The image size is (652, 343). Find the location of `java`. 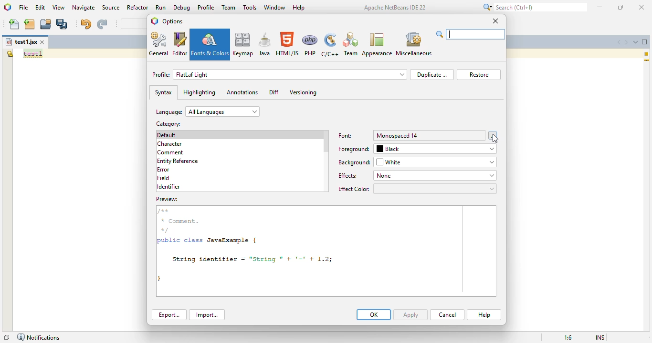

java is located at coordinates (264, 44).